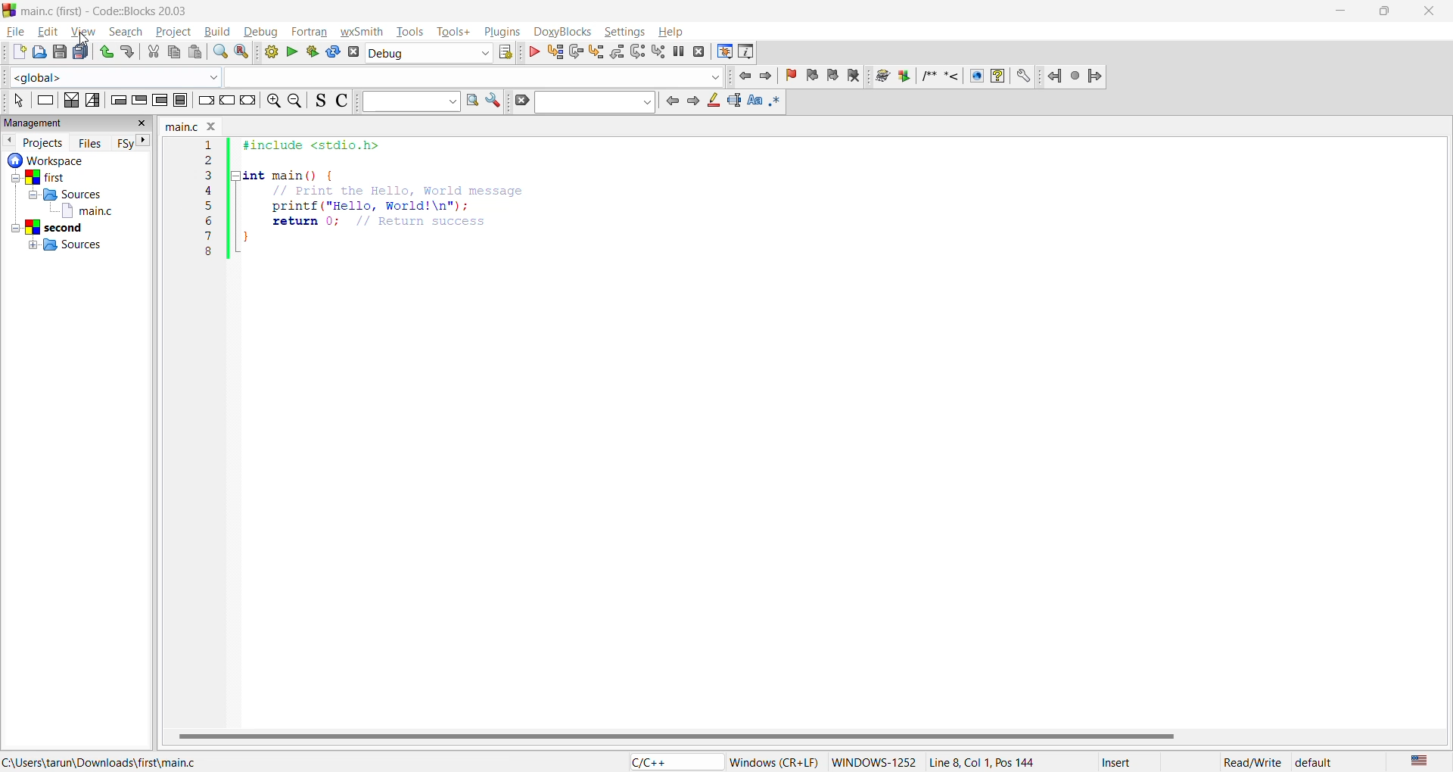 The height and width of the screenshot is (772, 1453). What do you see at coordinates (75, 194) in the screenshot?
I see `Sources` at bounding box center [75, 194].